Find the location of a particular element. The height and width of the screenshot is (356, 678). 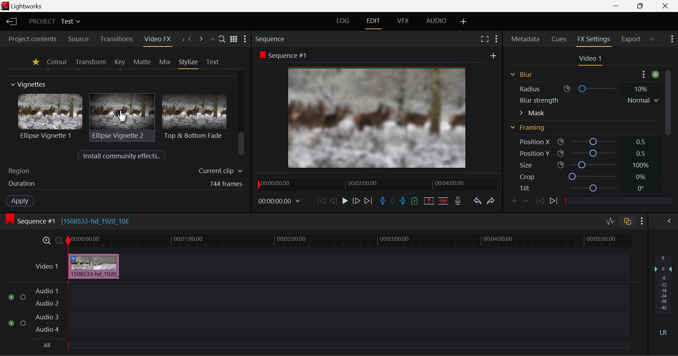

Crop is located at coordinates (582, 177).